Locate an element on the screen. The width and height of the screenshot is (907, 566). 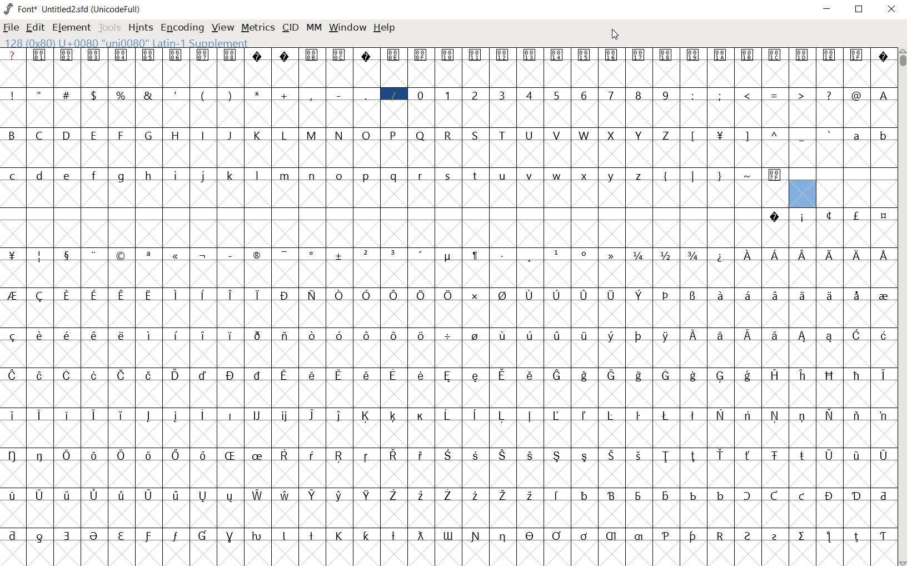
glyph is located at coordinates (257, 295).